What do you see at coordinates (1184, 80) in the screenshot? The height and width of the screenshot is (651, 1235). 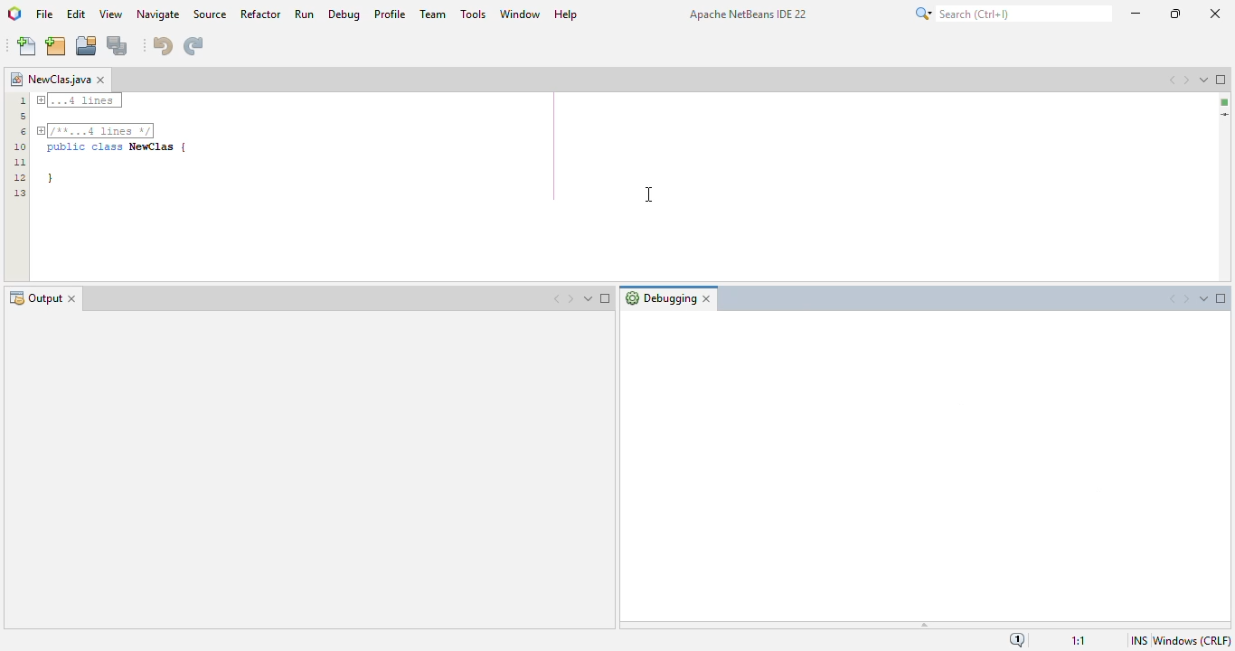 I see `scroll documents right` at bounding box center [1184, 80].